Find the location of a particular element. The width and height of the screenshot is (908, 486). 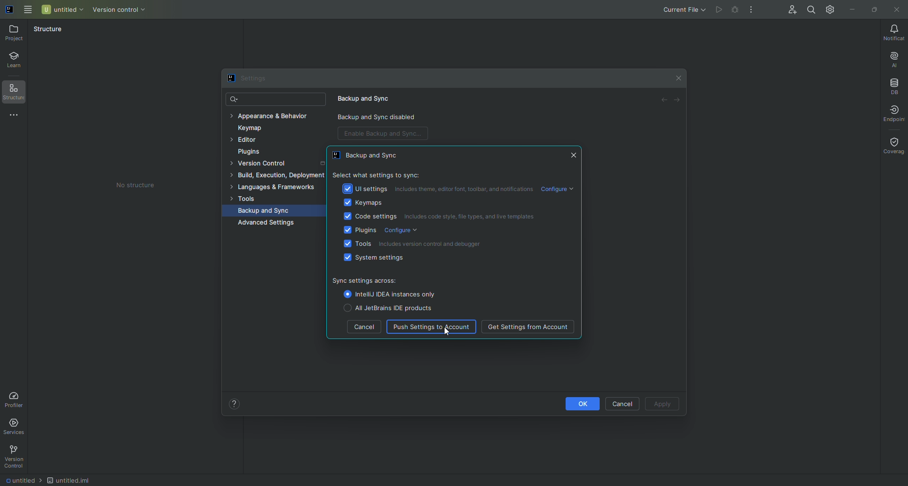

Tools is located at coordinates (247, 199).